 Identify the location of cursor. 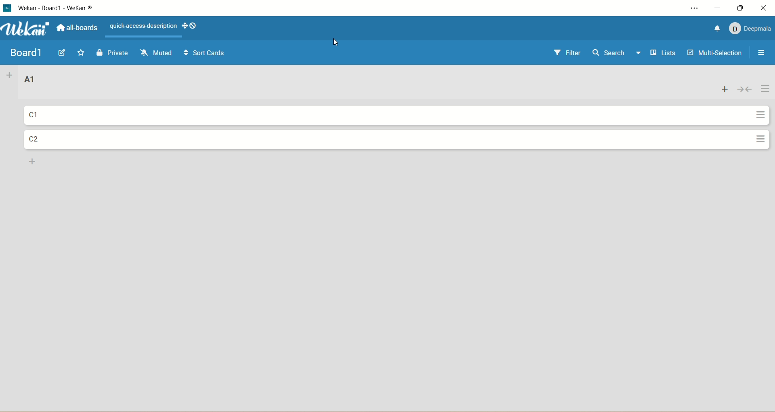
(338, 43).